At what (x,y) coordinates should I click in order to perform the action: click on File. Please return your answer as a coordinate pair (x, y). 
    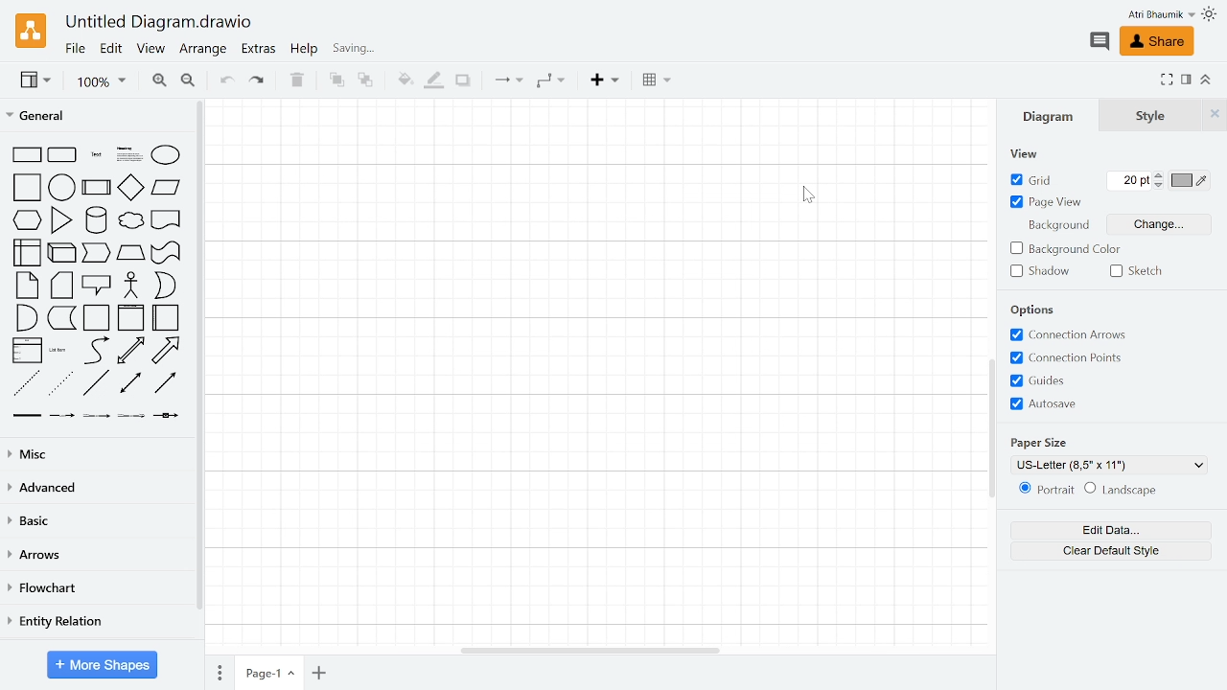
    Looking at the image, I should click on (76, 49).